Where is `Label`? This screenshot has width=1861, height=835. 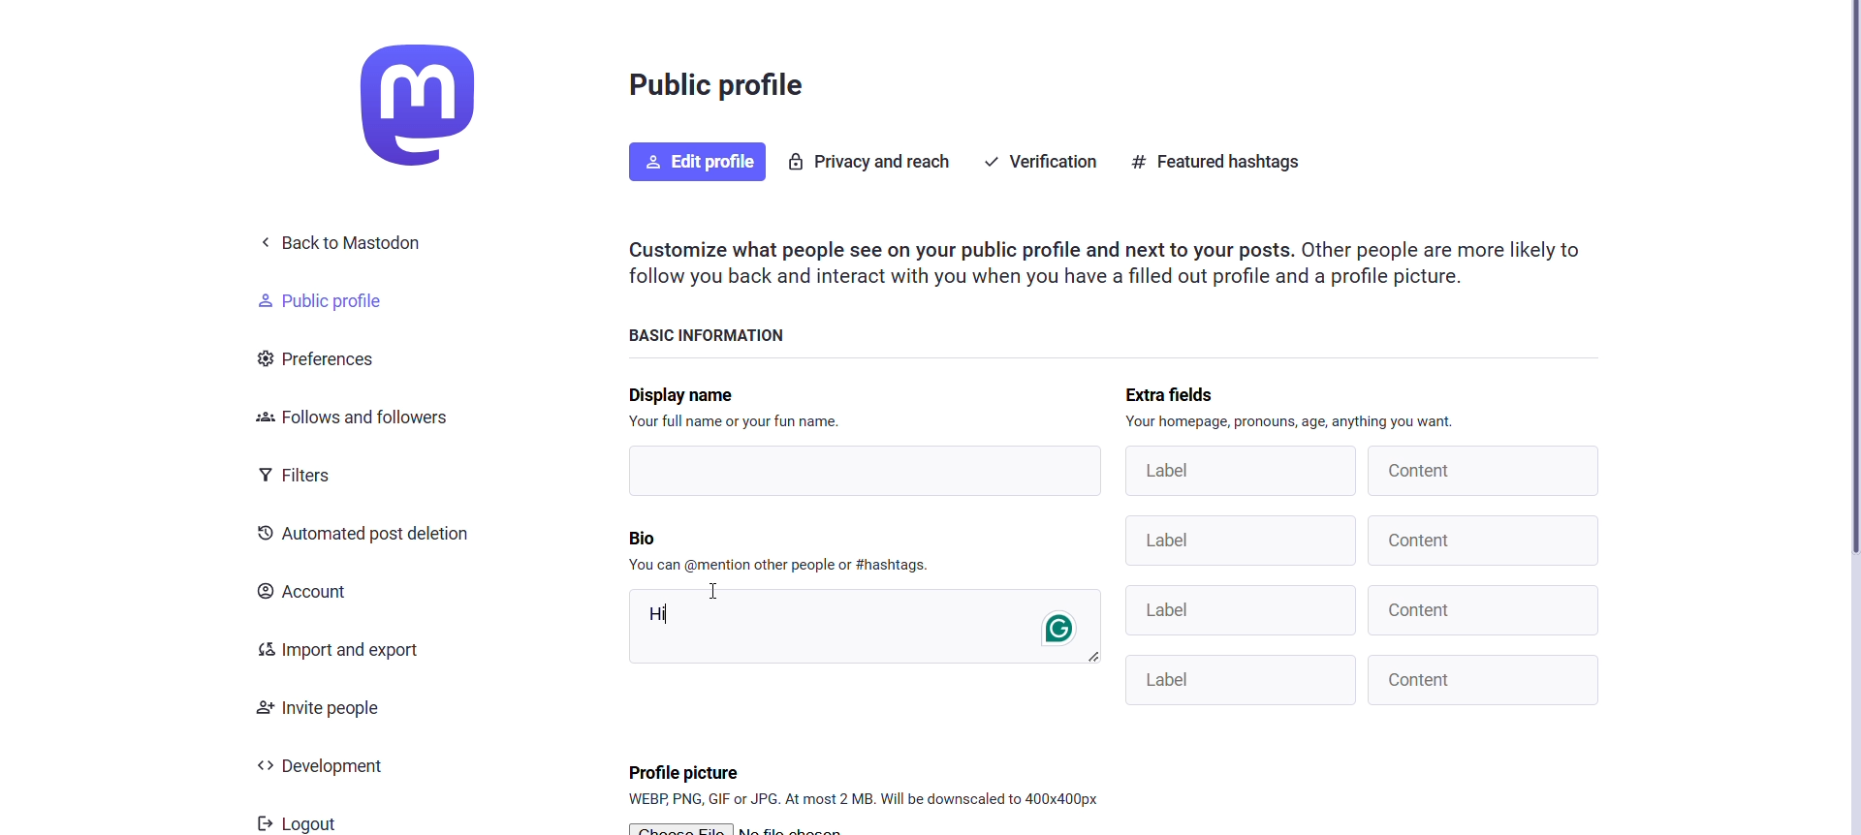
Label is located at coordinates (1240, 472).